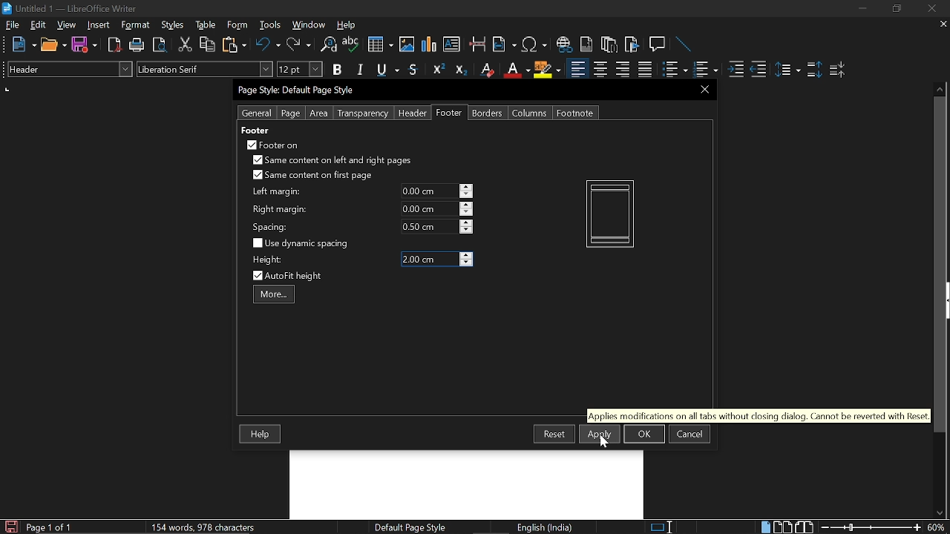 This screenshot has width=950, height=534. What do you see at coordinates (931, 9) in the screenshot?
I see `Close` at bounding box center [931, 9].